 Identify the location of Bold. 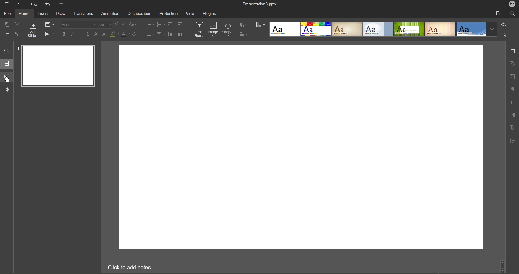
(65, 34).